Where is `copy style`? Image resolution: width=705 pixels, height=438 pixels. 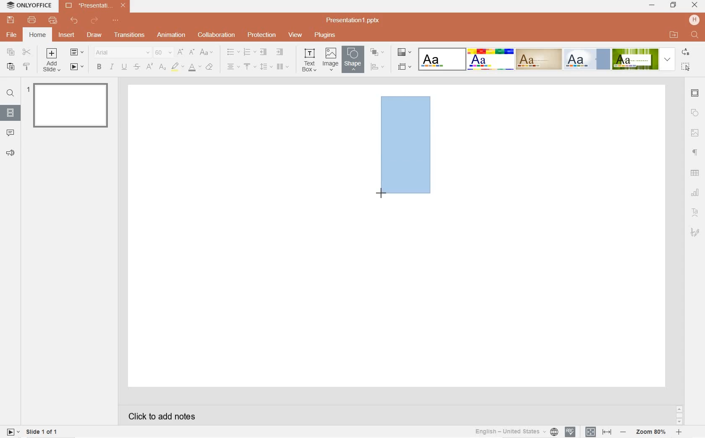 copy style is located at coordinates (27, 68).